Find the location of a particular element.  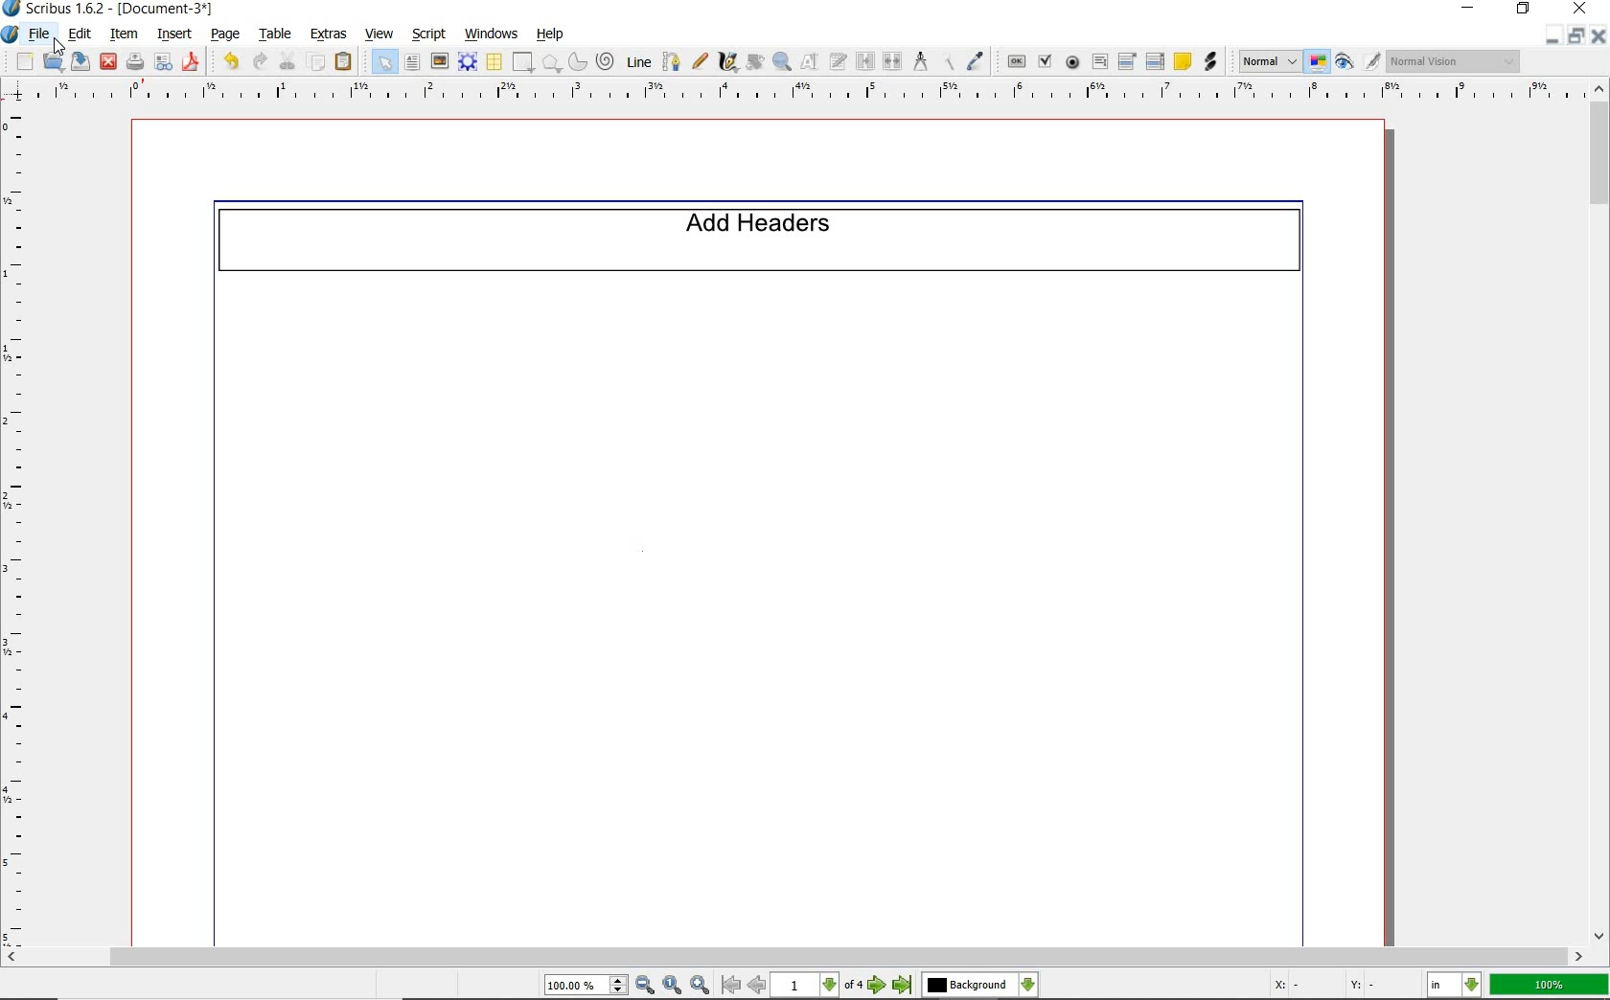

freehand line is located at coordinates (701, 62).